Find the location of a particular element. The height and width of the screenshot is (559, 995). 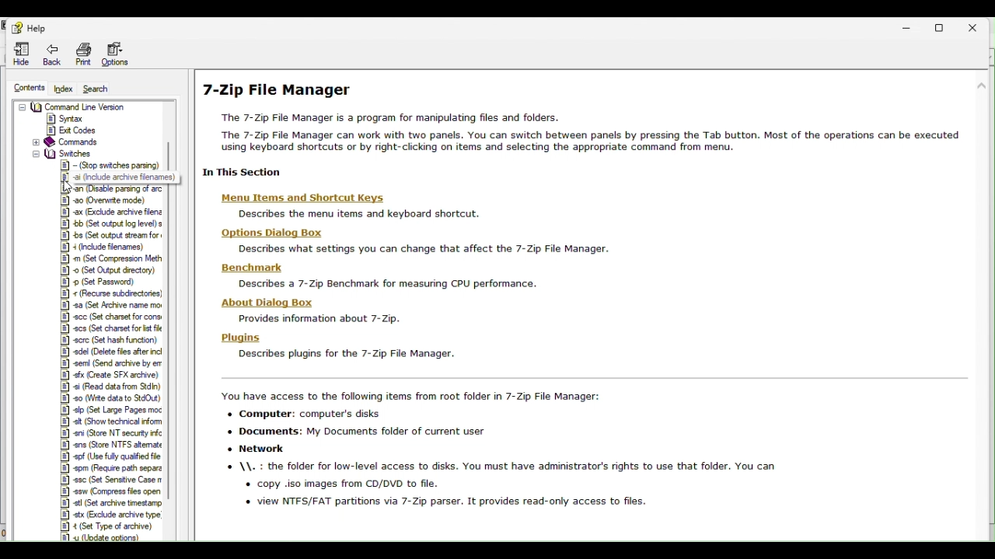

Describes the menu items and keyboard shortcut. is located at coordinates (358, 215).